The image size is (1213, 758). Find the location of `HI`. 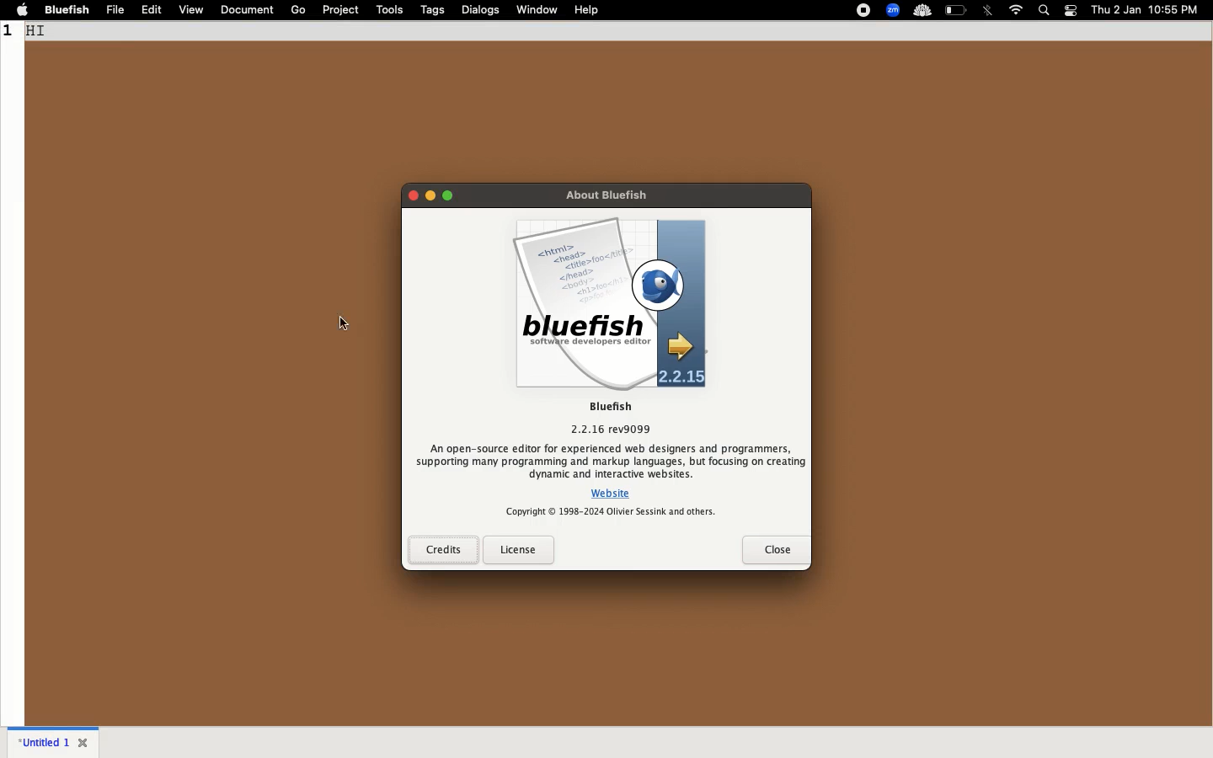

HI is located at coordinates (36, 30).